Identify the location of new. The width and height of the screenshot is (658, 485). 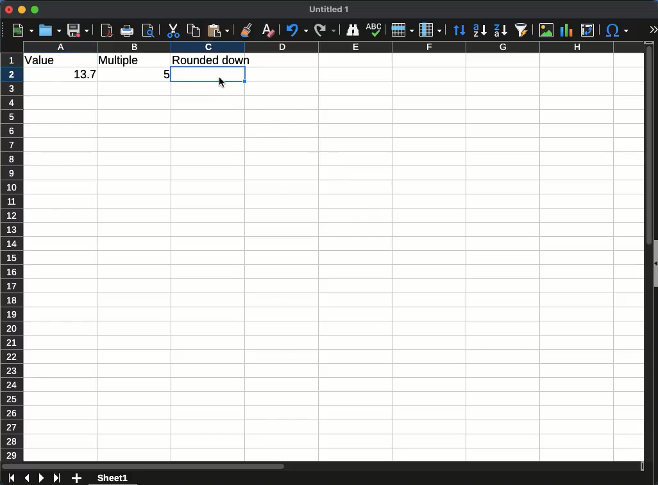
(22, 30).